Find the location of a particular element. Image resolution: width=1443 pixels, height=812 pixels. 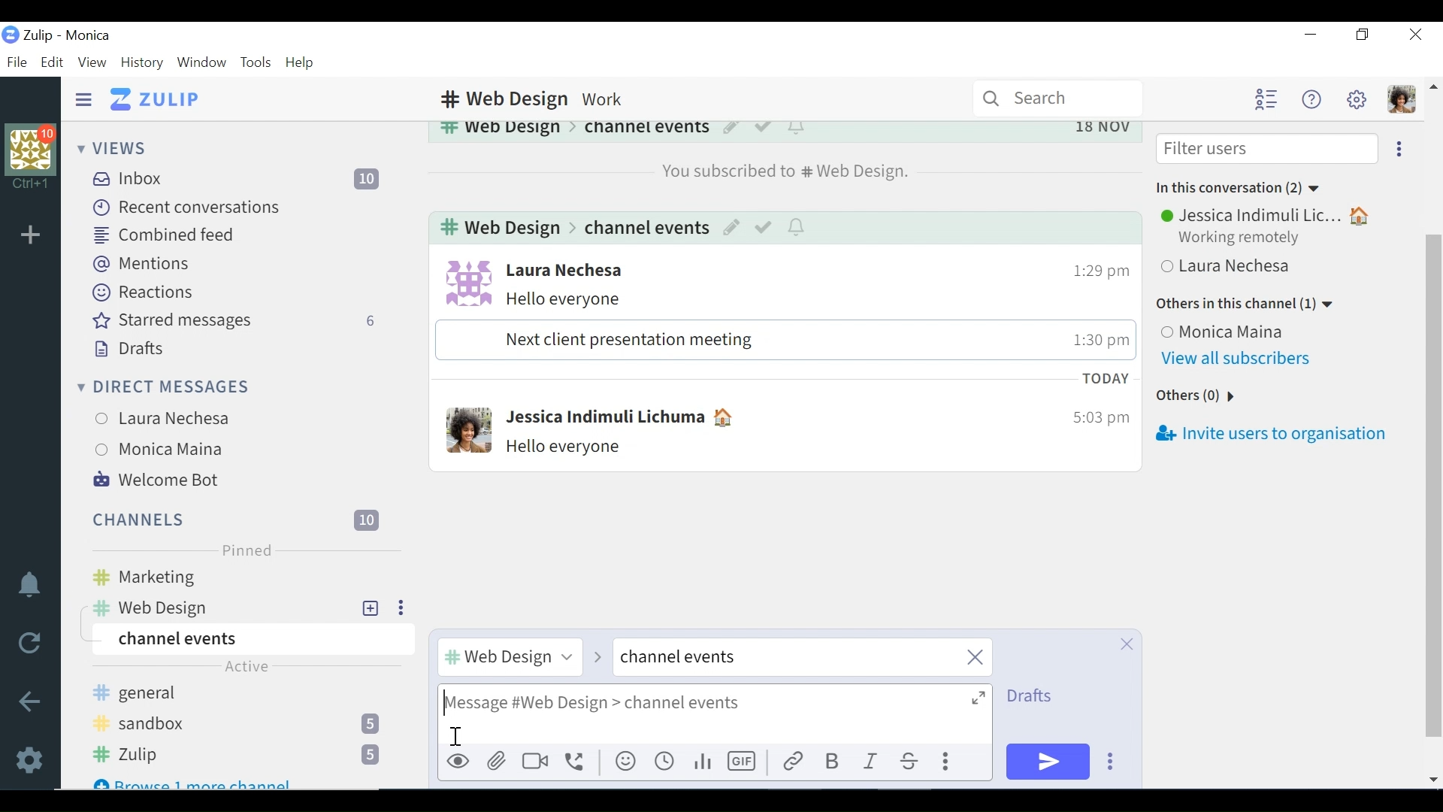

Add global time is located at coordinates (665, 762).